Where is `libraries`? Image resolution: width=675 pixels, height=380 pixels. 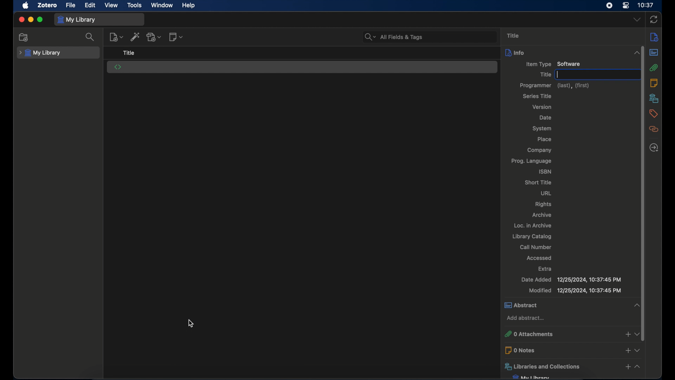 libraries is located at coordinates (654, 98).